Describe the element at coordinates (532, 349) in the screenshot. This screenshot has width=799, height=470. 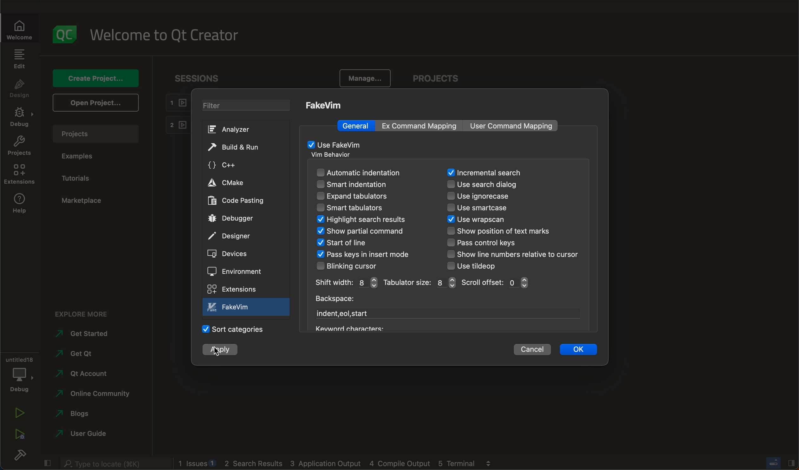
I see `cancel` at that location.